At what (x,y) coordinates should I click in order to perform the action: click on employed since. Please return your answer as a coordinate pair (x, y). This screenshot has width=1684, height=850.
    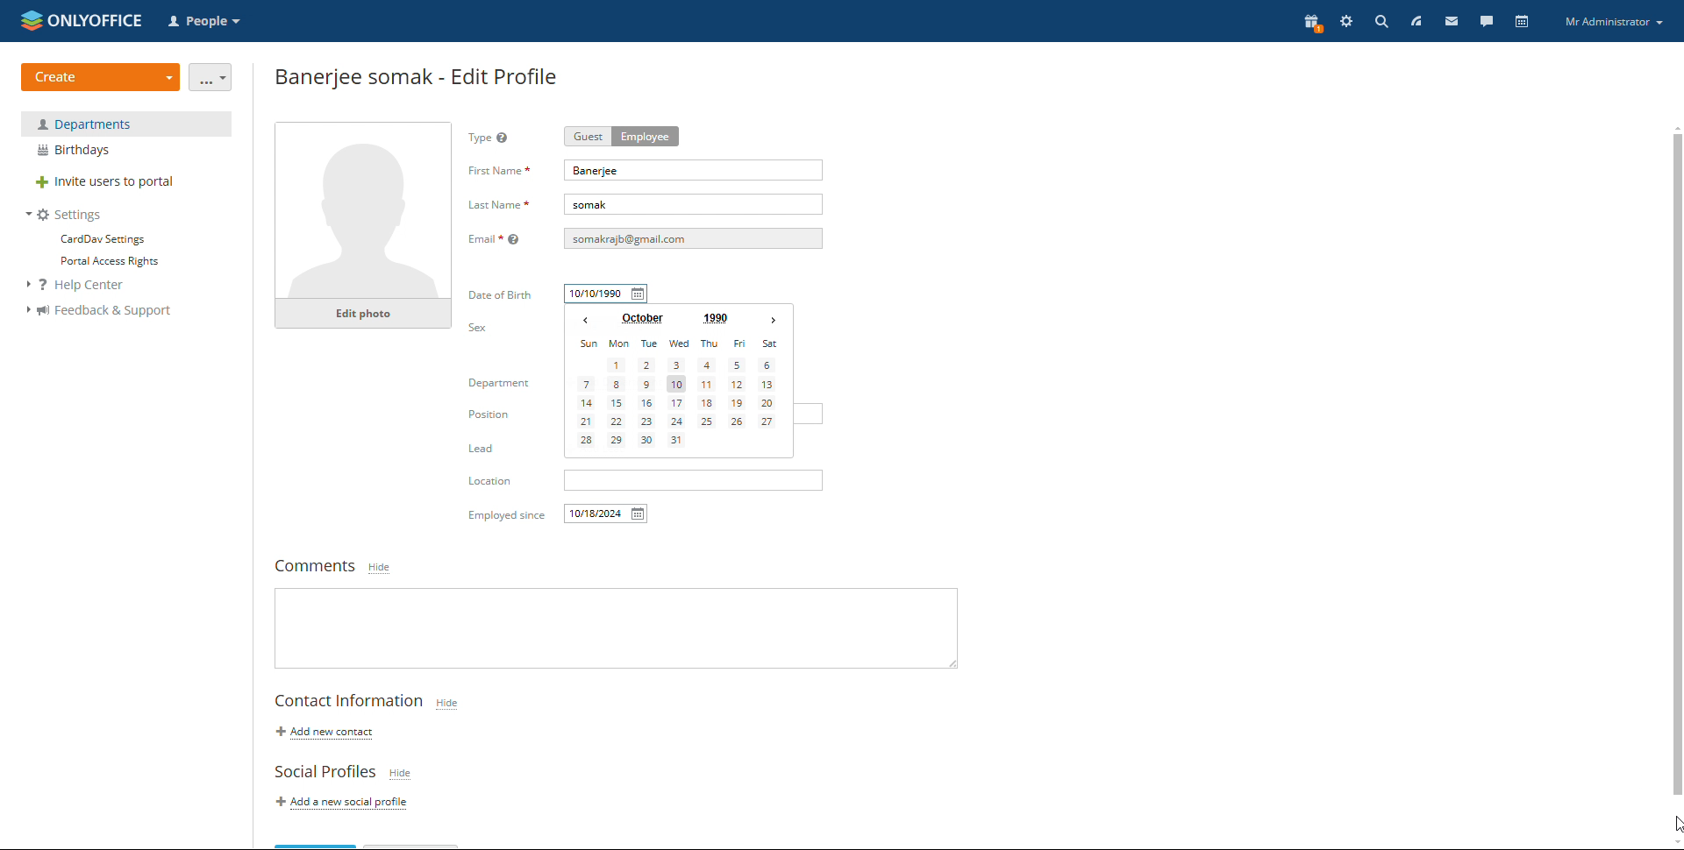
    Looking at the image, I should click on (607, 514).